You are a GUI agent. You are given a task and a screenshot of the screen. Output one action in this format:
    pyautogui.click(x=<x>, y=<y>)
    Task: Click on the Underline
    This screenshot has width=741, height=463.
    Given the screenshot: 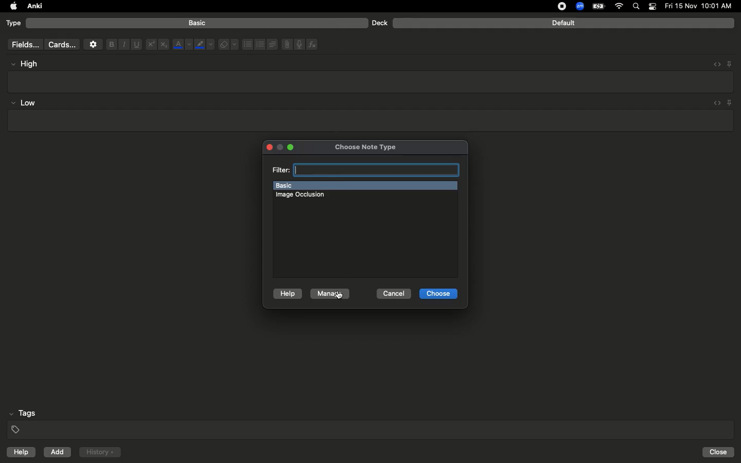 What is the action you would take?
    pyautogui.click(x=136, y=45)
    